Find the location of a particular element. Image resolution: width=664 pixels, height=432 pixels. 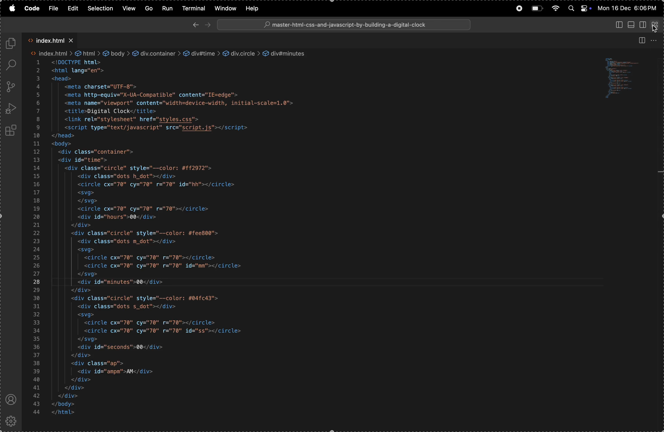

file is located at coordinates (53, 8).